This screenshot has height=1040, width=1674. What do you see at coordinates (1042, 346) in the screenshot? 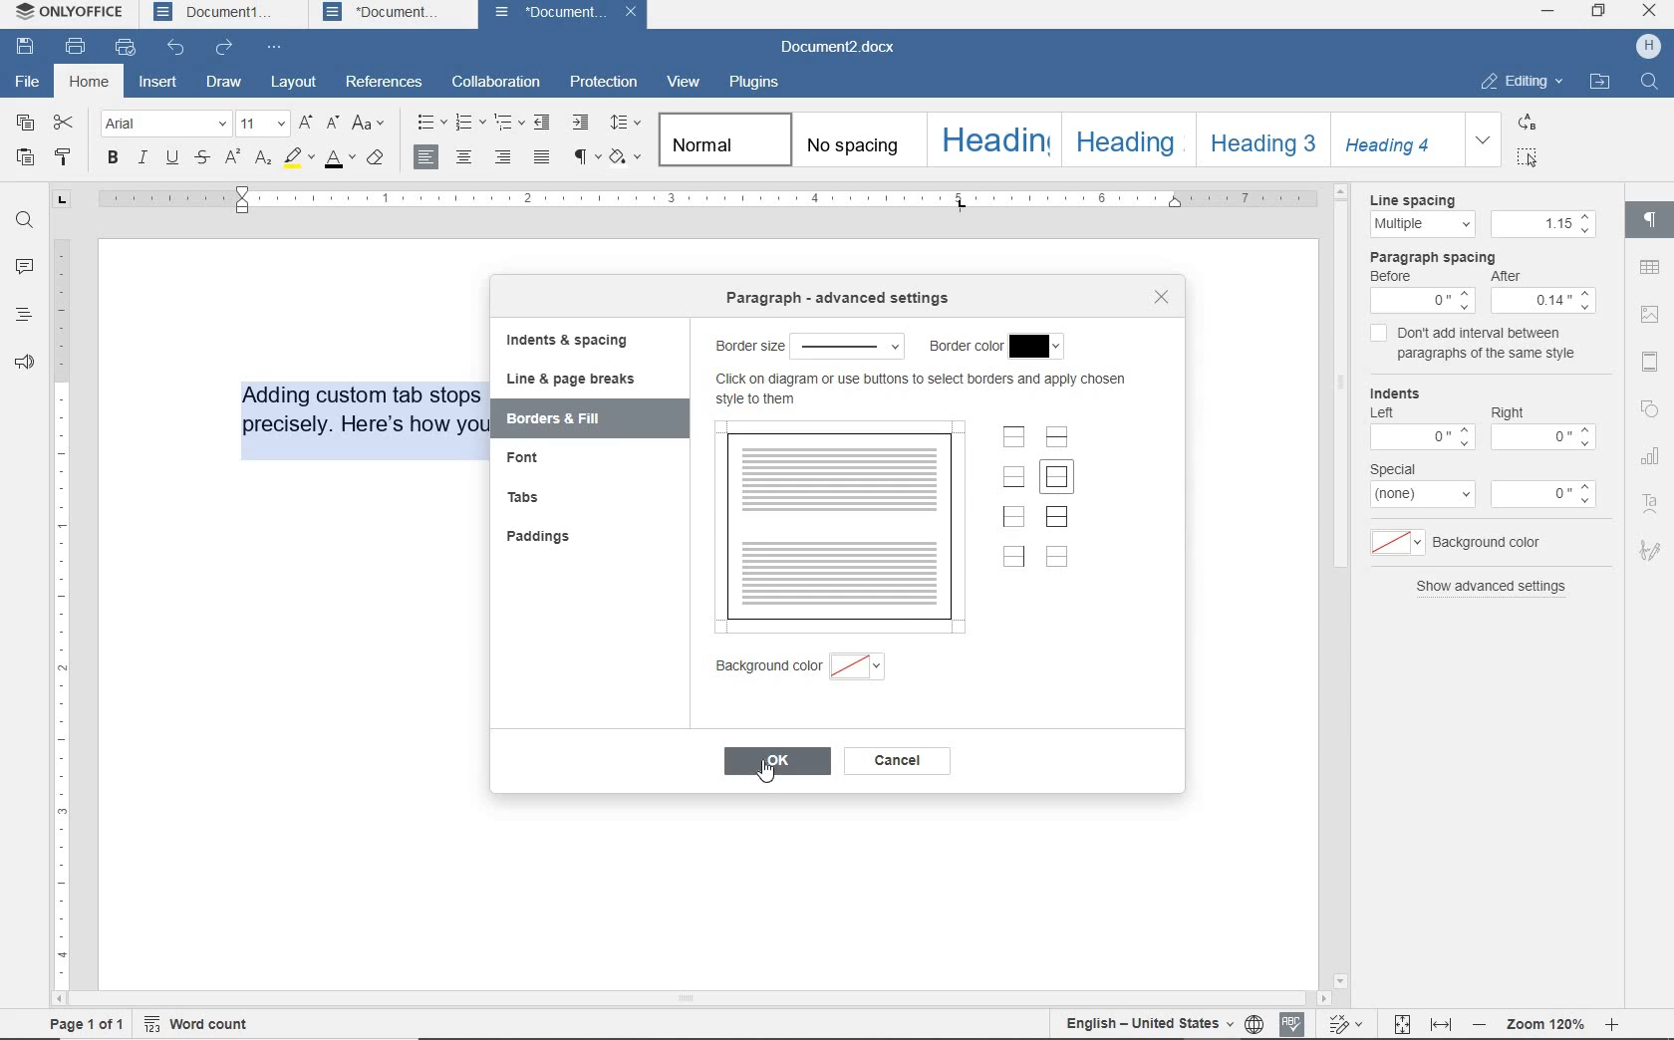
I see `border color menu` at bounding box center [1042, 346].